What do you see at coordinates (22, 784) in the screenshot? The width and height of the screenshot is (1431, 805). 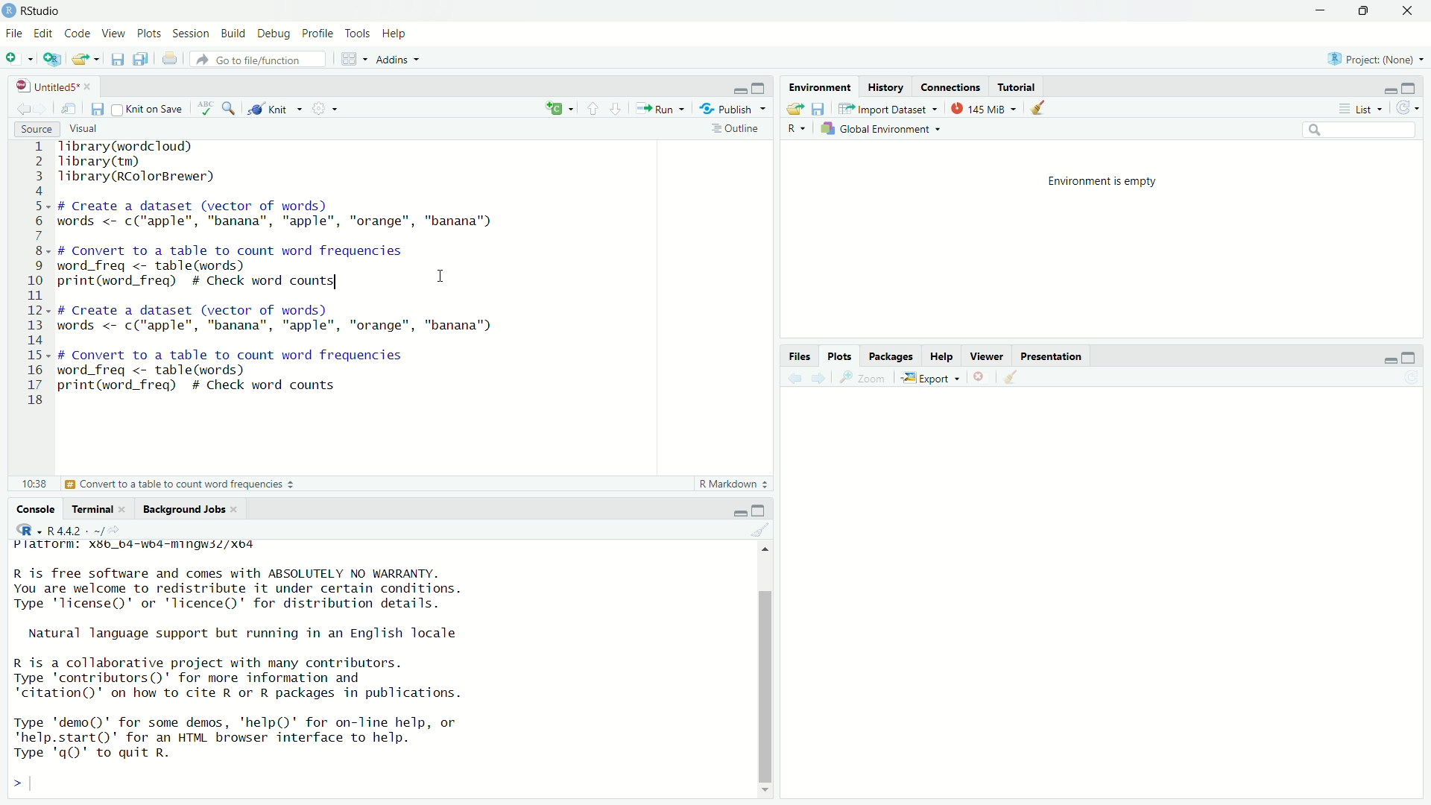 I see `>` at bounding box center [22, 784].